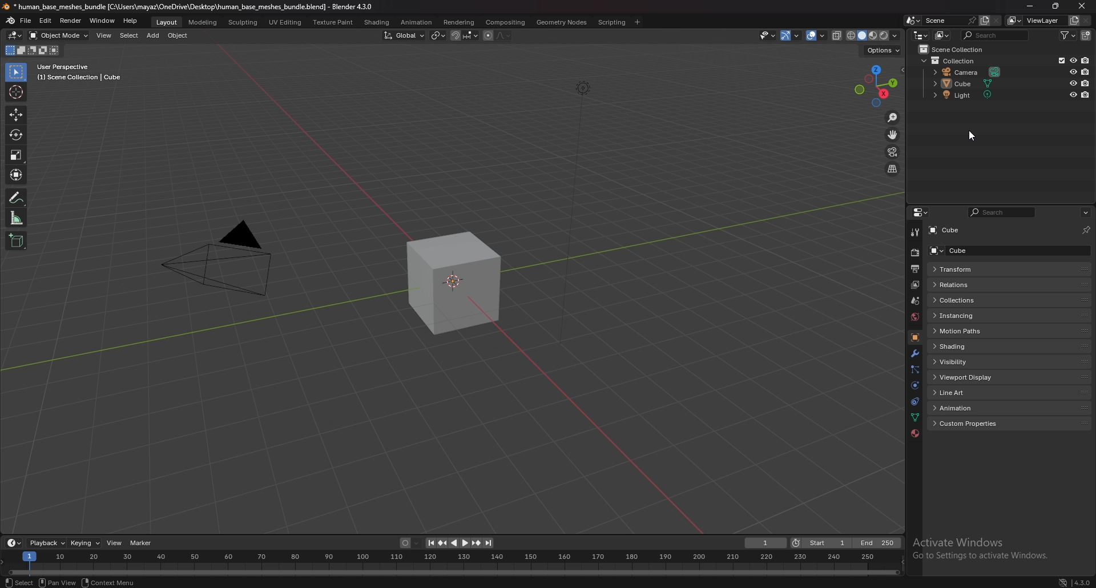 This screenshot has height=588, width=1096. Describe the element at coordinates (16, 114) in the screenshot. I see `move` at that location.